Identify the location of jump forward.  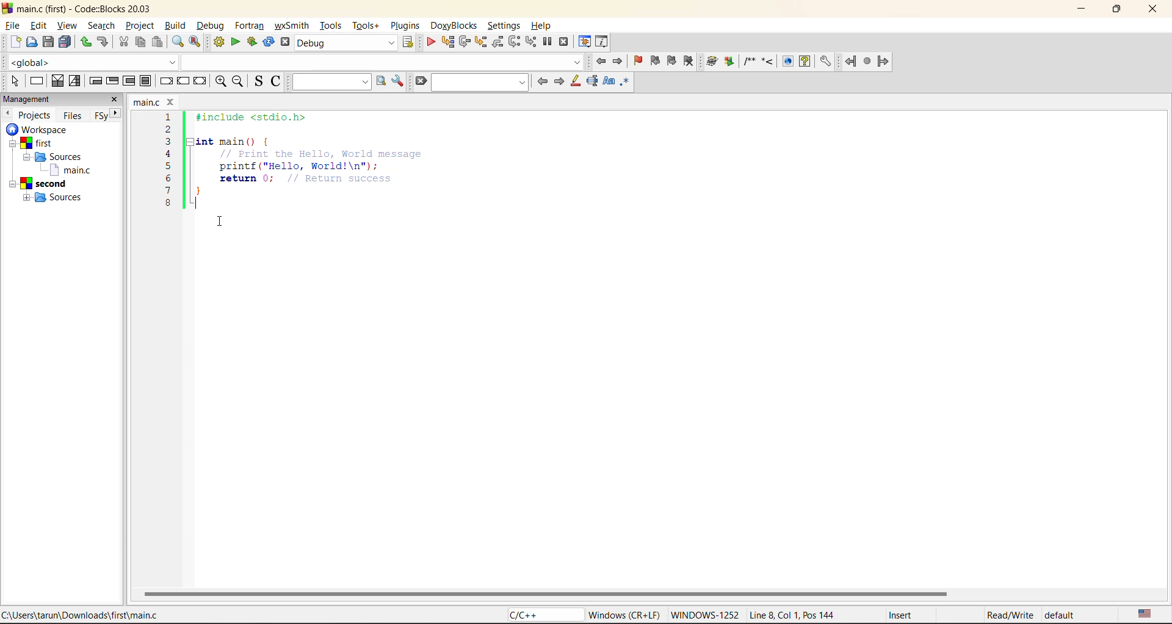
(620, 60).